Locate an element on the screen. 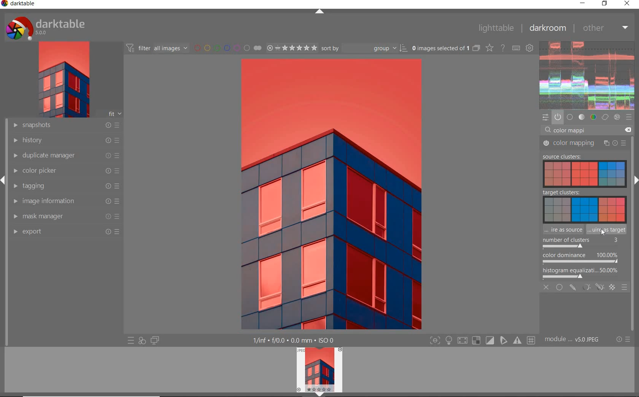  export is located at coordinates (66, 232).